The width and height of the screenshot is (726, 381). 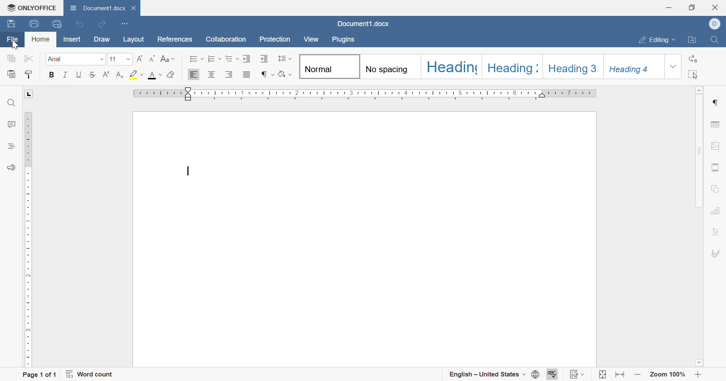 What do you see at coordinates (602, 375) in the screenshot?
I see `fit to page` at bounding box center [602, 375].